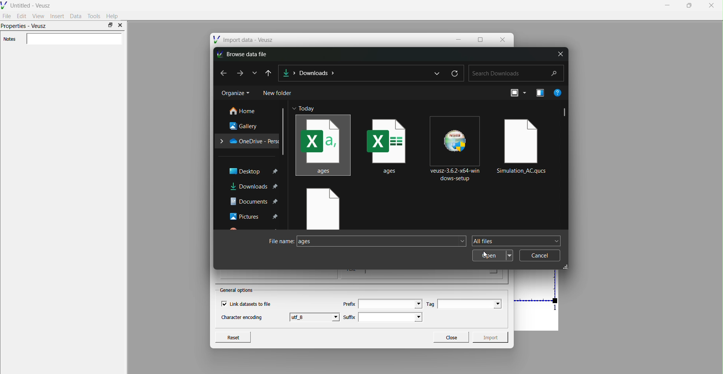  What do you see at coordinates (76, 16) in the screenshot?
I see `Data` at bounding box center [76, 16].